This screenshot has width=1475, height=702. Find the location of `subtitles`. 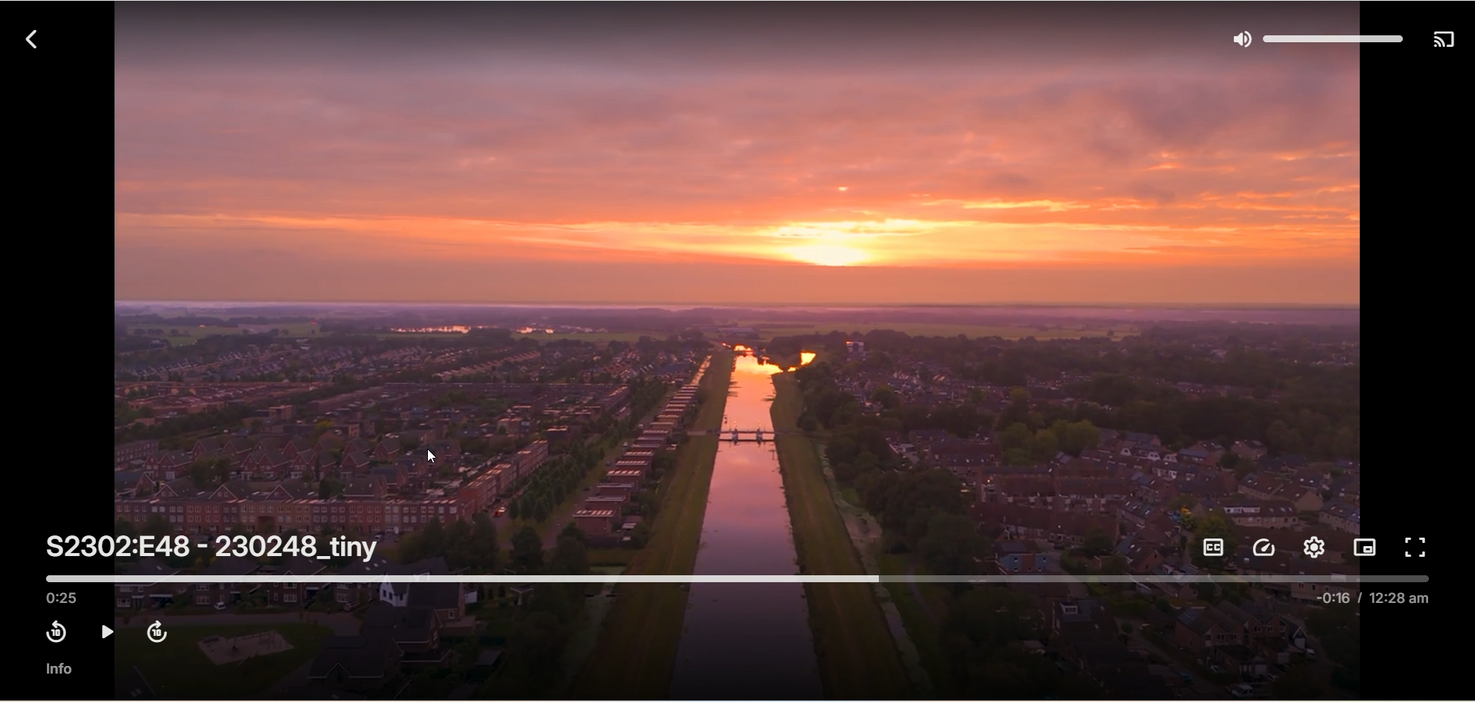

subtitles is located at coordinates (1216, 547).